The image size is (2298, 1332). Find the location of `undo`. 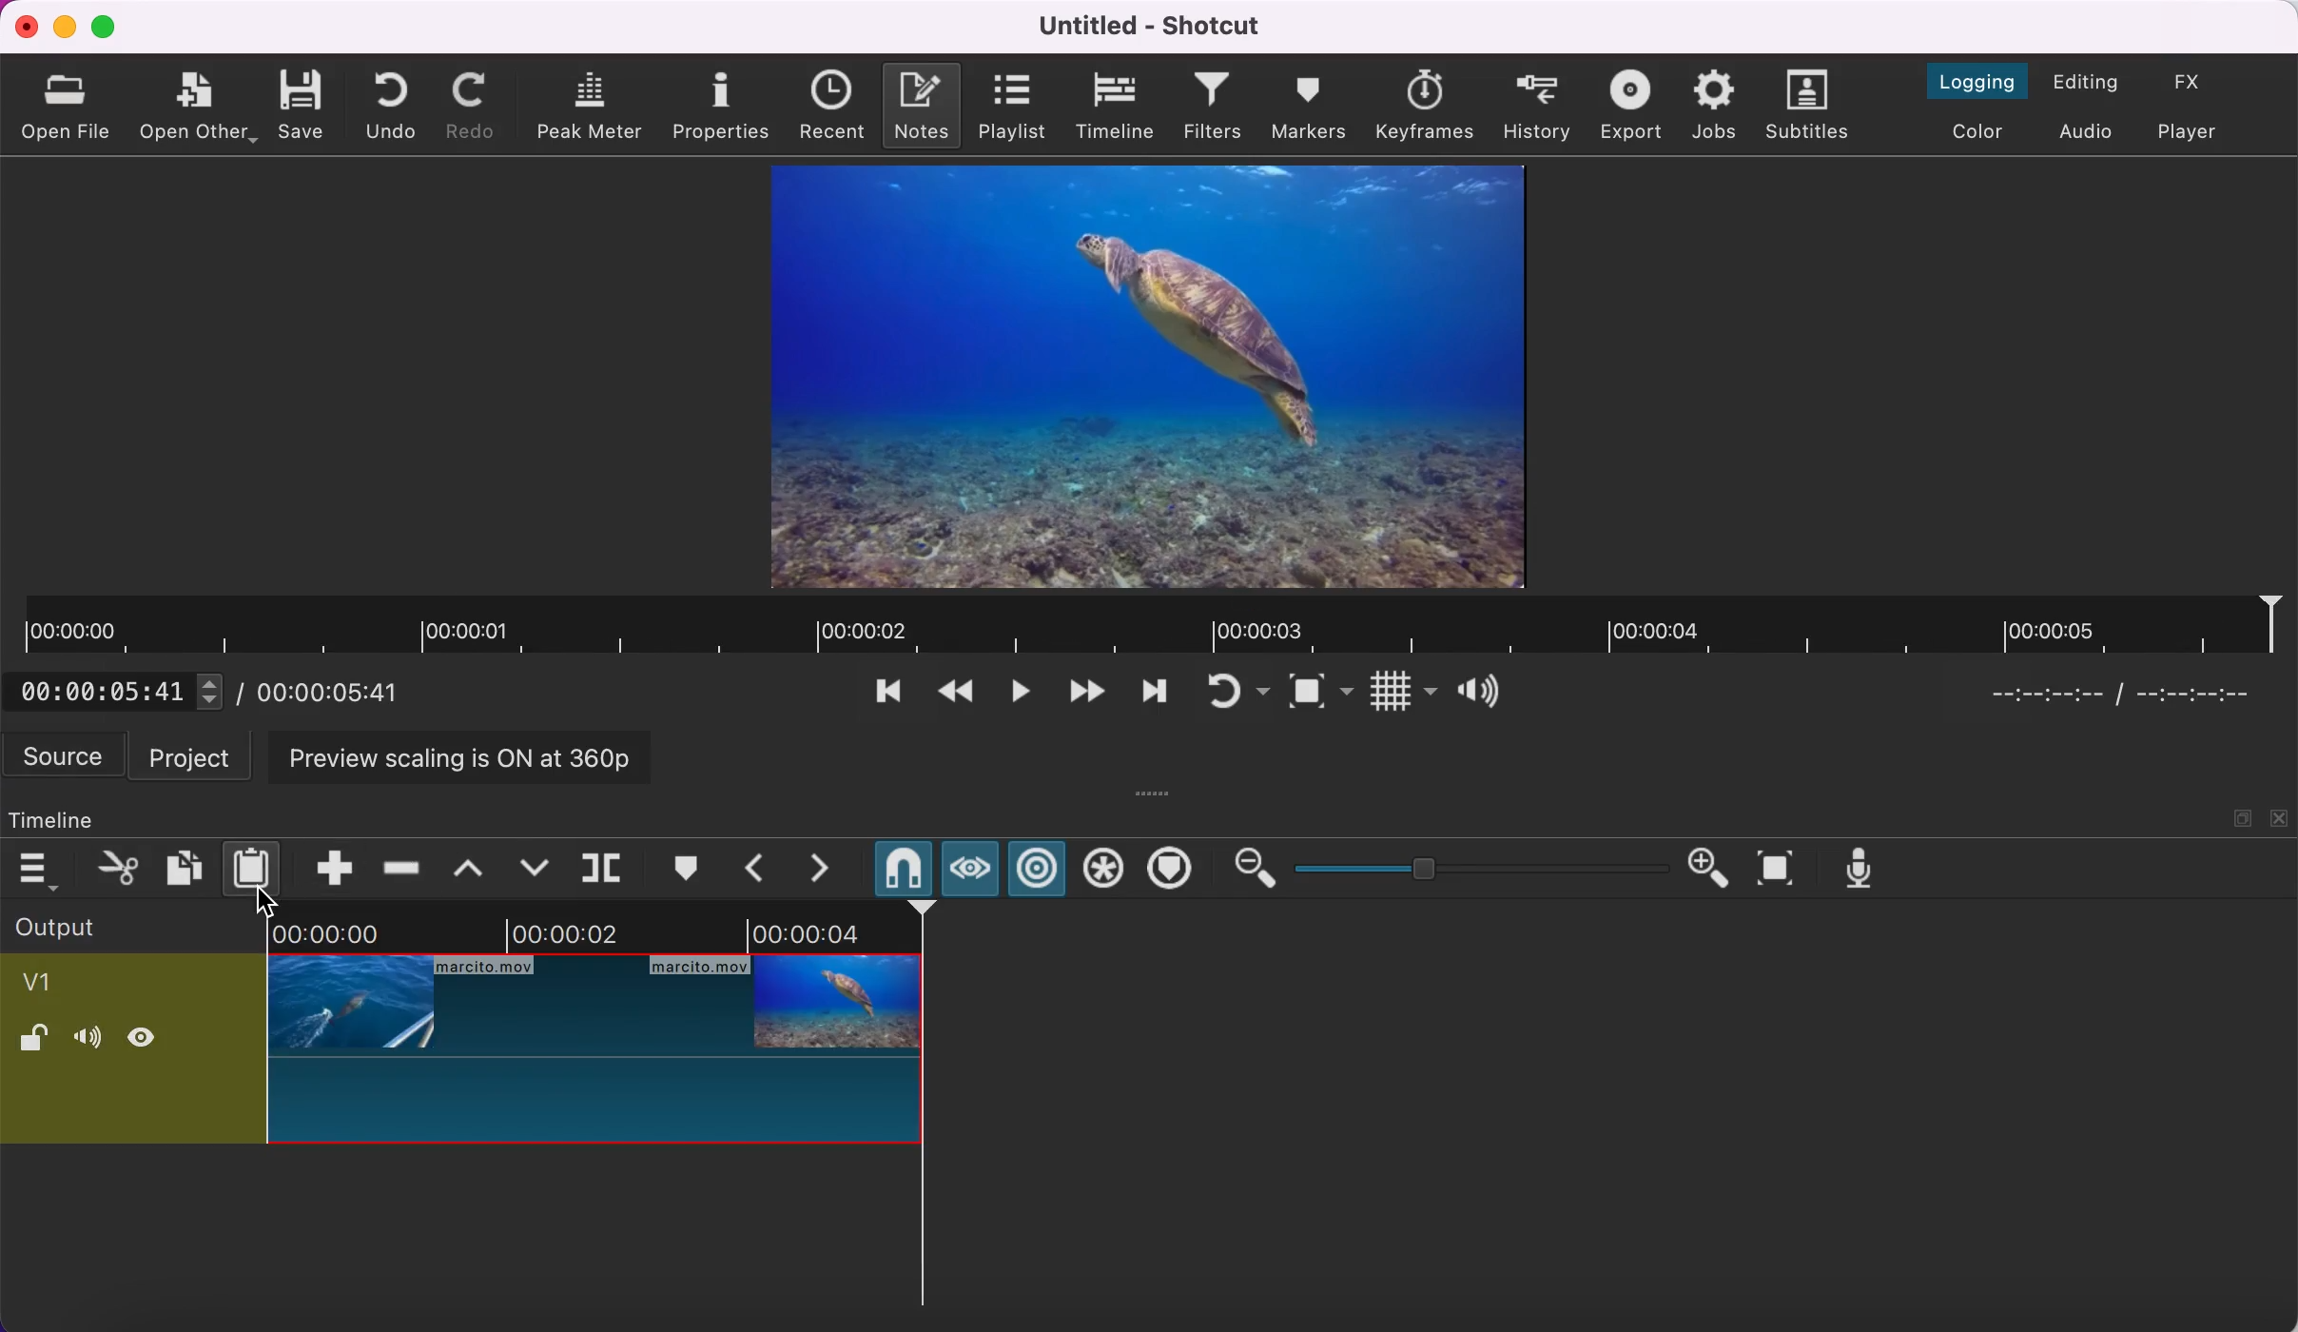

undo is located at coordinates (395, 103).